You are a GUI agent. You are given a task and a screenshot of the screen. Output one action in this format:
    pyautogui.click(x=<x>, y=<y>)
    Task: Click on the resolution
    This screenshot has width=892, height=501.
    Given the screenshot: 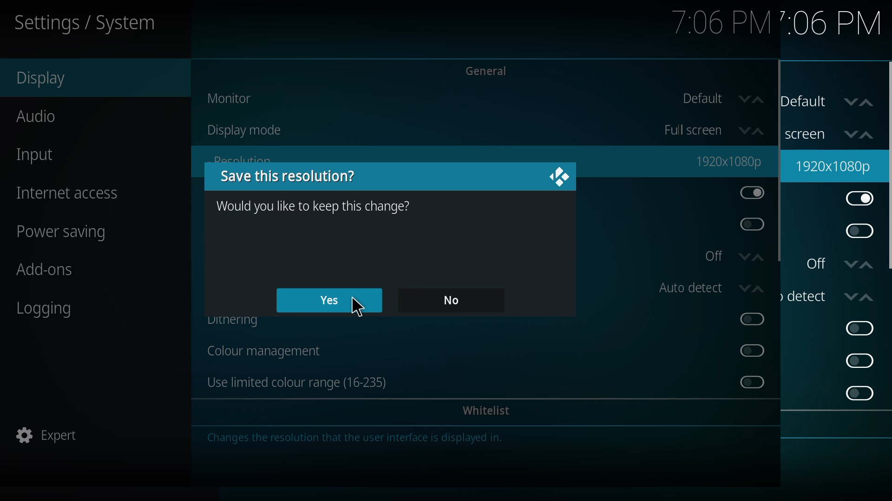 What is the action you would take?
    pyautogui.click(x=728, y=161)
    